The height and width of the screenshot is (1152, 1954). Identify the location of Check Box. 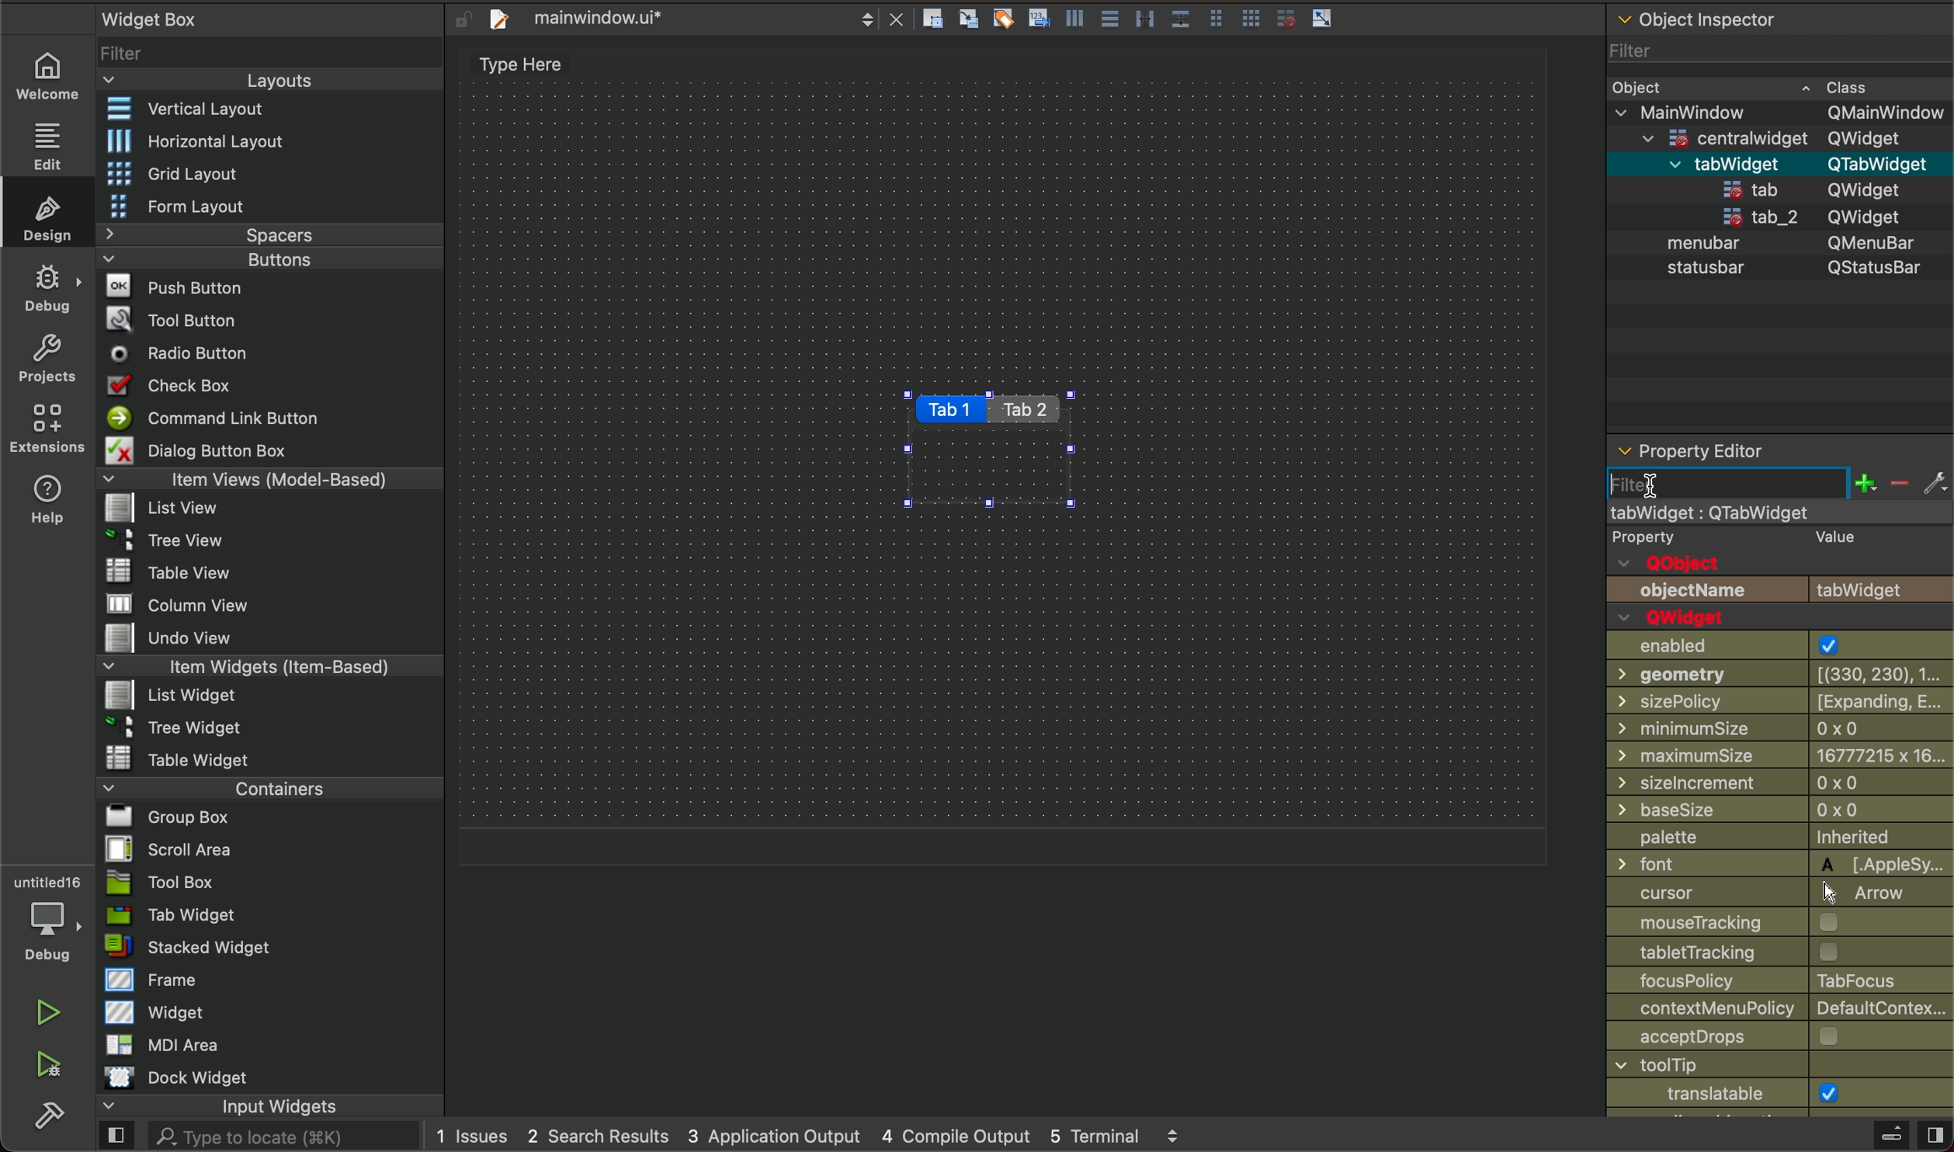
(172, 383).